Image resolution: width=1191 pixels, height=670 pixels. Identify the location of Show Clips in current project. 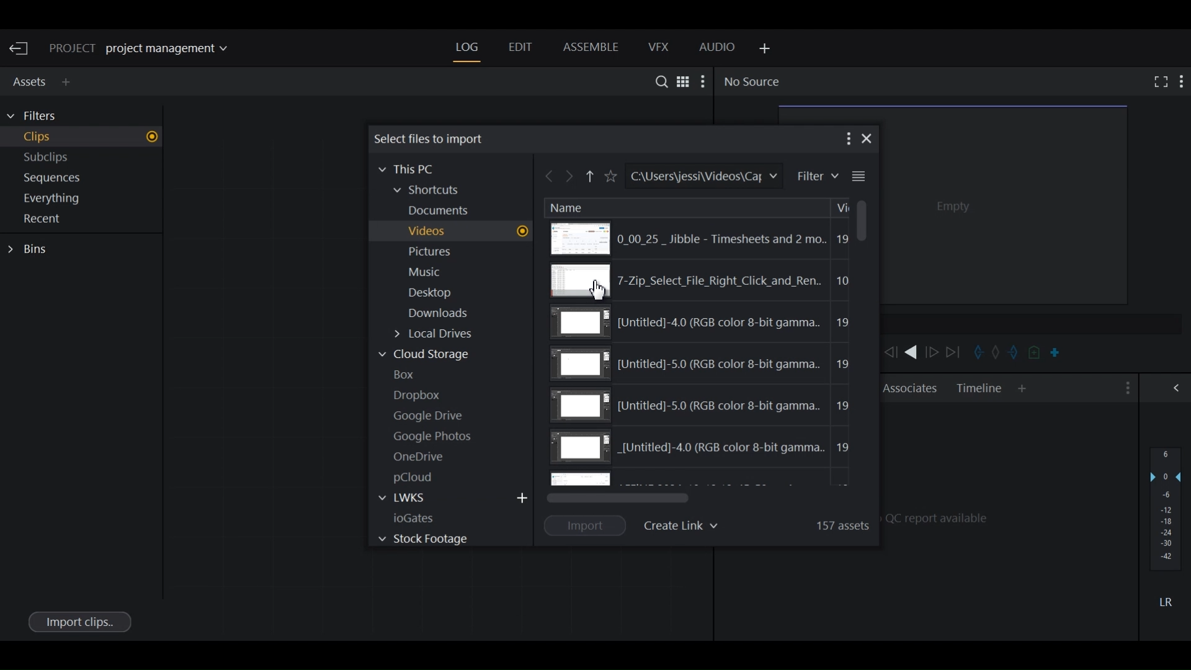
(83, 138).